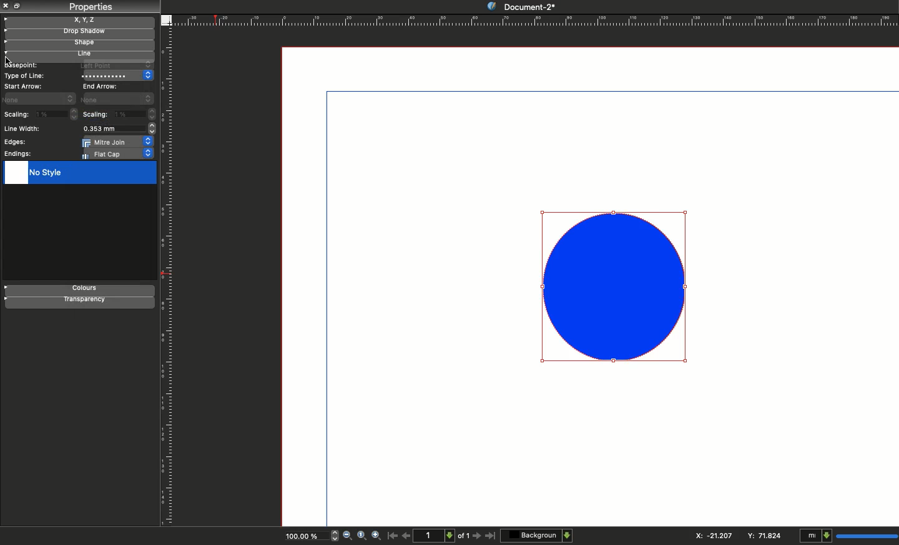 This screenshot has width=899, height=545. What do you see at coordinates (57, 113) in the screenshot?
I see `1%` at bounding box center [57, 113].